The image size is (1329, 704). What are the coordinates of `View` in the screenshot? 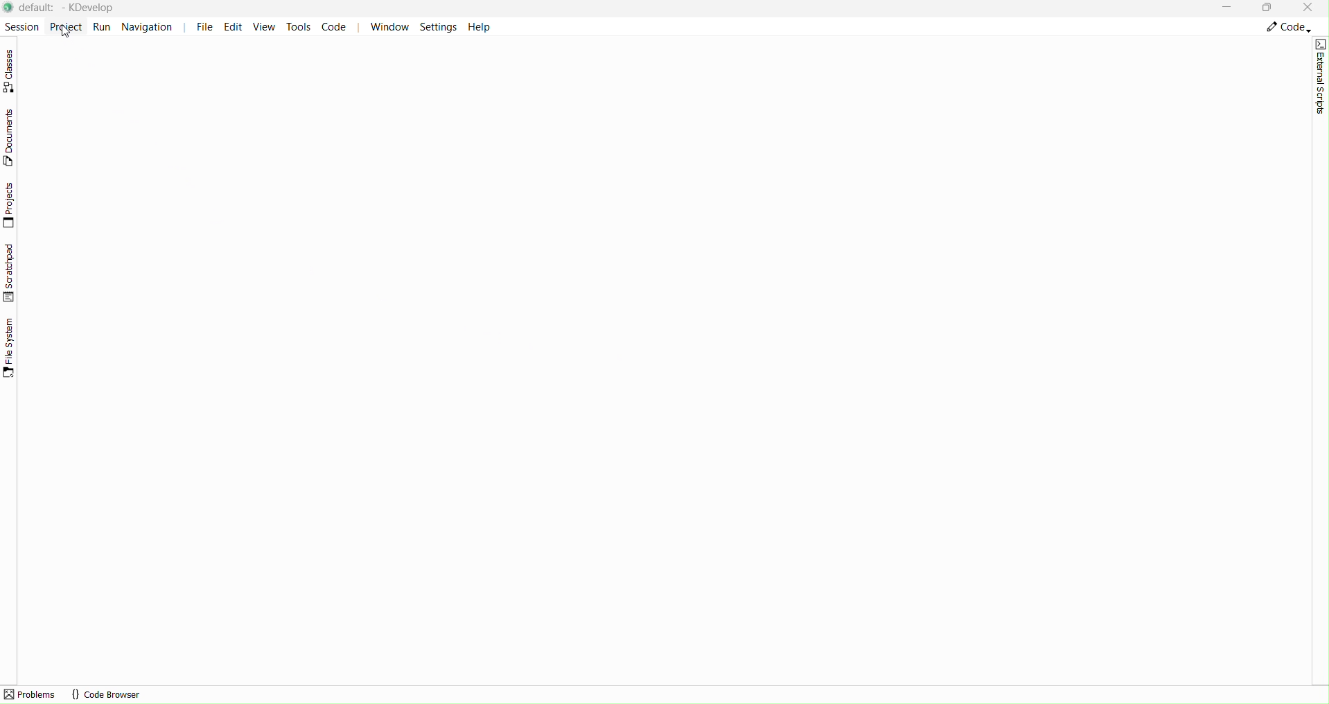 It's located at (267, 28).